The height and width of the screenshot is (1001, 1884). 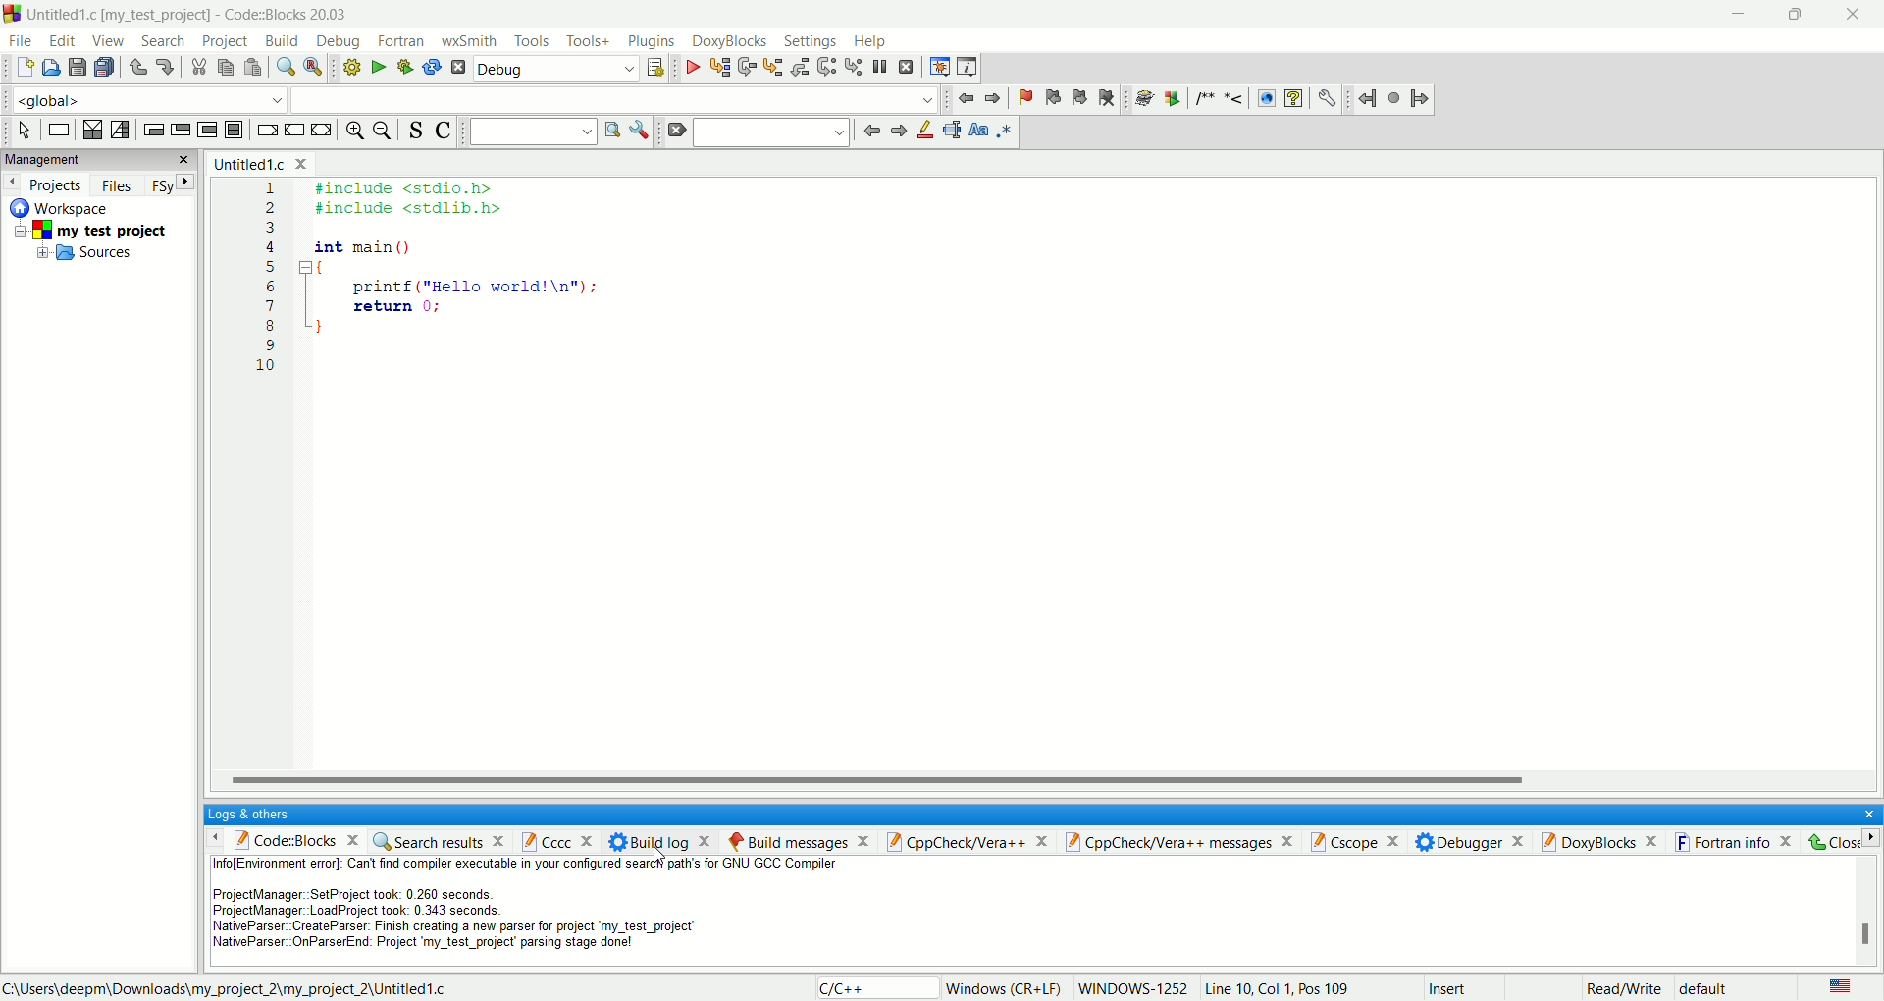 I want to click on next instruction, so click(x=827, y=66).